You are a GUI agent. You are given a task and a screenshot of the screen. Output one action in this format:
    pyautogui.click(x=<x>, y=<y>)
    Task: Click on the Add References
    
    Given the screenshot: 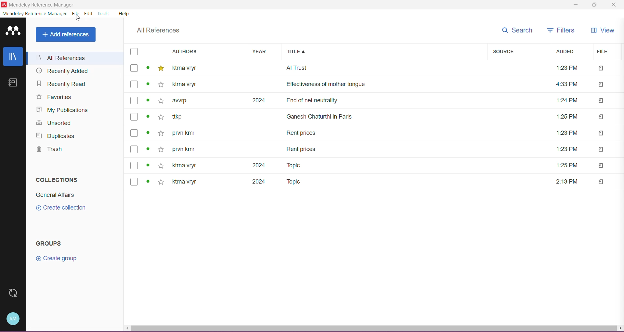 What is the action you would take?
    pyautogui.click(x=66, y=35)
    